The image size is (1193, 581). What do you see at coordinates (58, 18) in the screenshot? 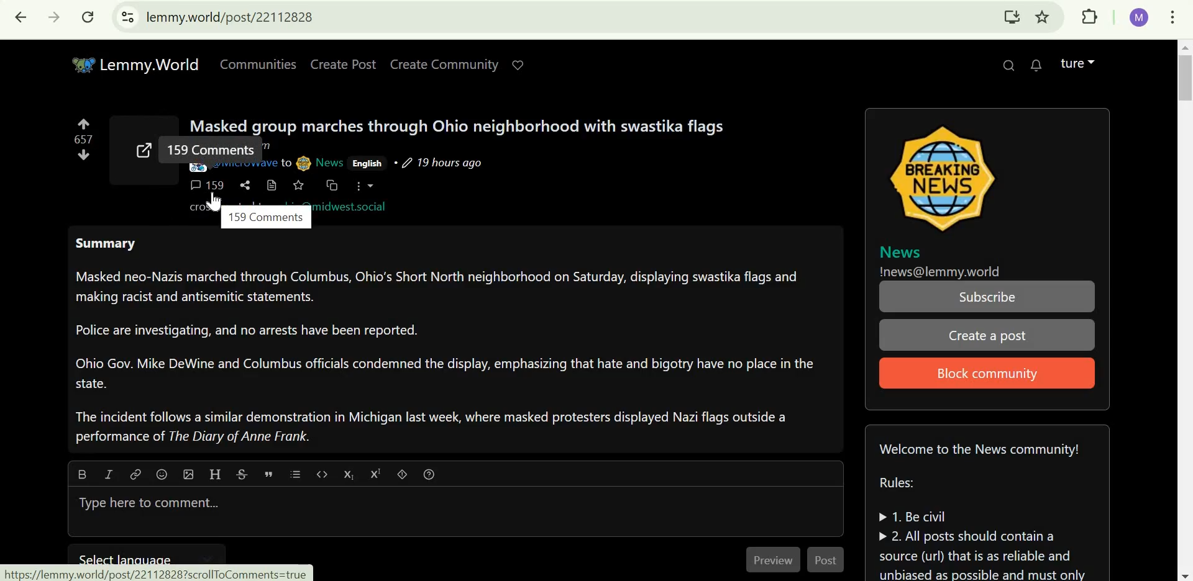
I see `Click to go forward, hold to see history` at bounding box center [58, 18].